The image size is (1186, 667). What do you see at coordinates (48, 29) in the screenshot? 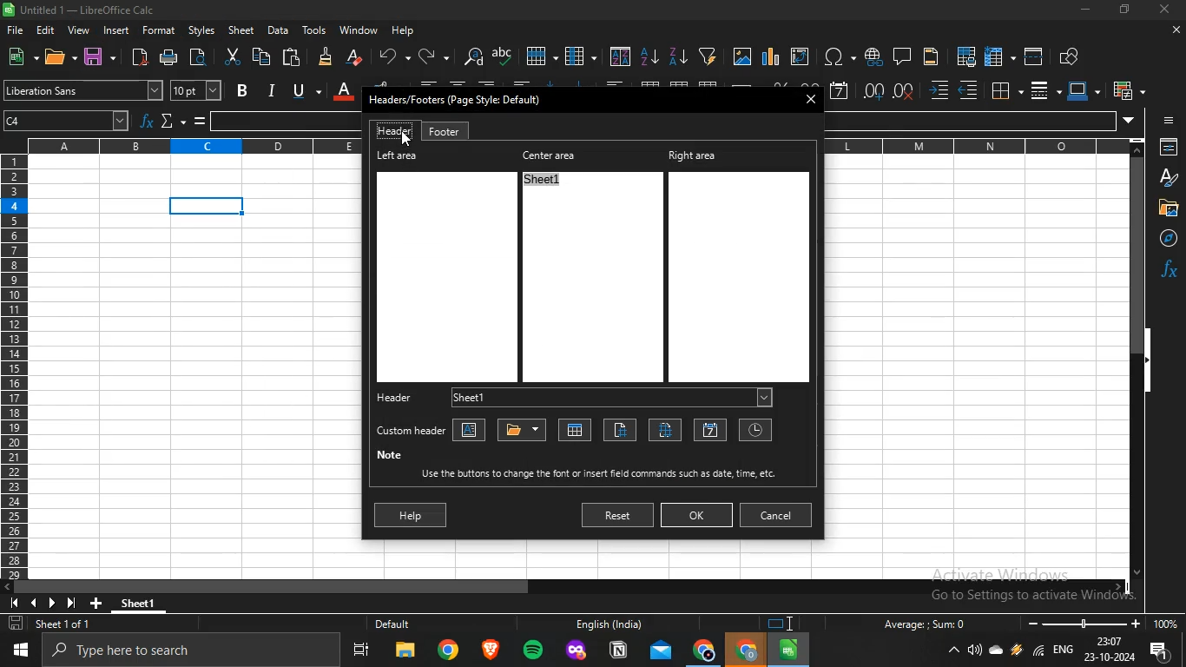
I see `edit` at bounding box center [48, 29].